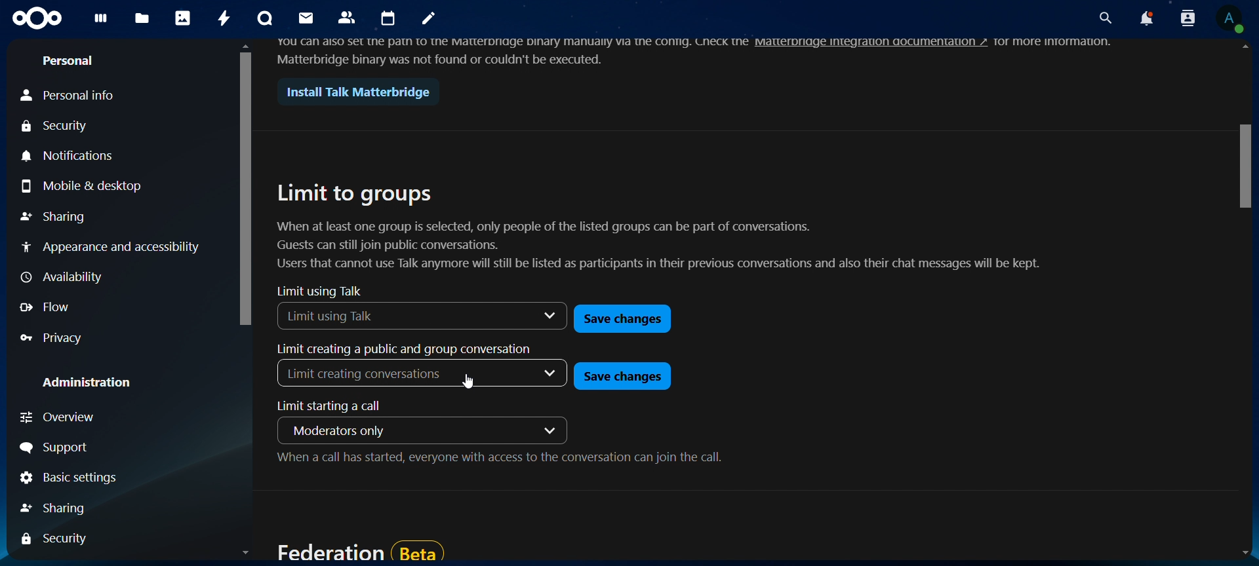 This screenshot has height=566, width=1259. What do you see at coordinates (51, 538) in the screenshot?
I see `sharing` at bounding box center [51, 538].